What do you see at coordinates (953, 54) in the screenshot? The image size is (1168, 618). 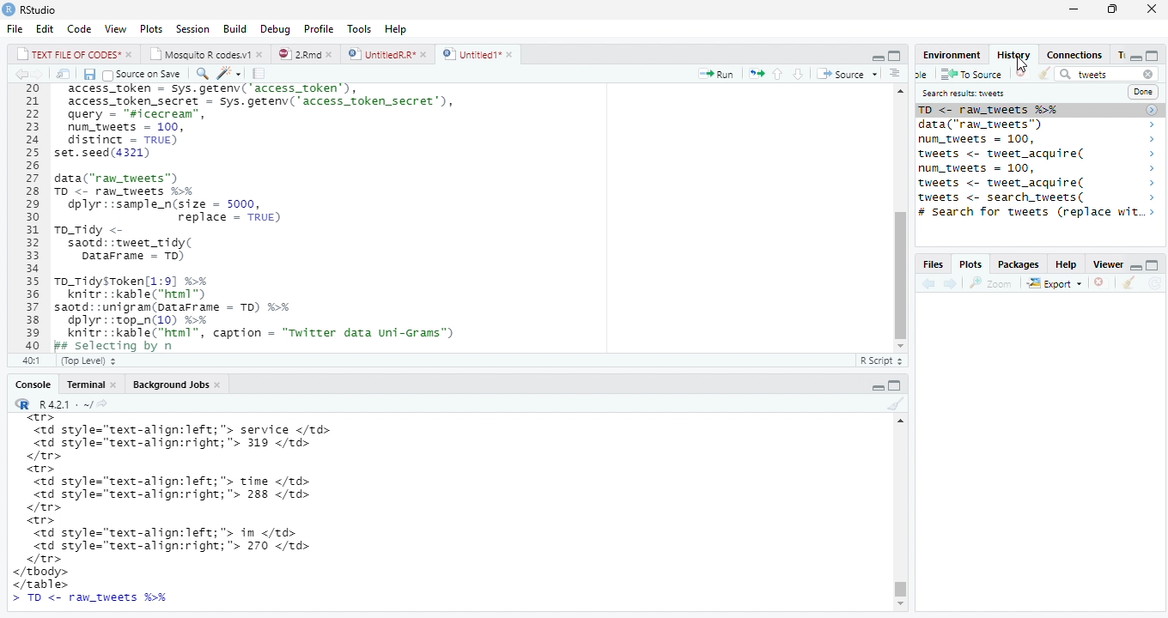 I see `Environment` at bounding box center [953, 54].